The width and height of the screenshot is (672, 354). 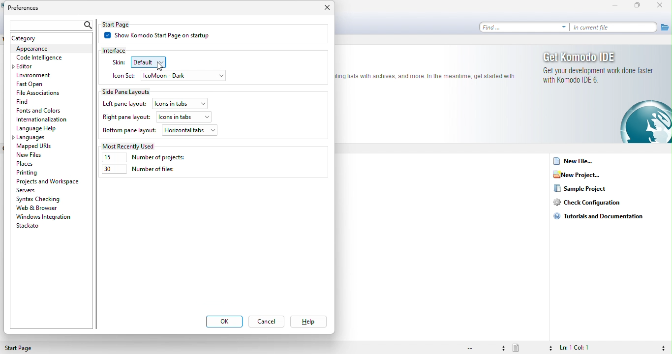 What do you see at coordinates (325, 9) in the screenshot?
I see `close` at bounding box center [325, 9].